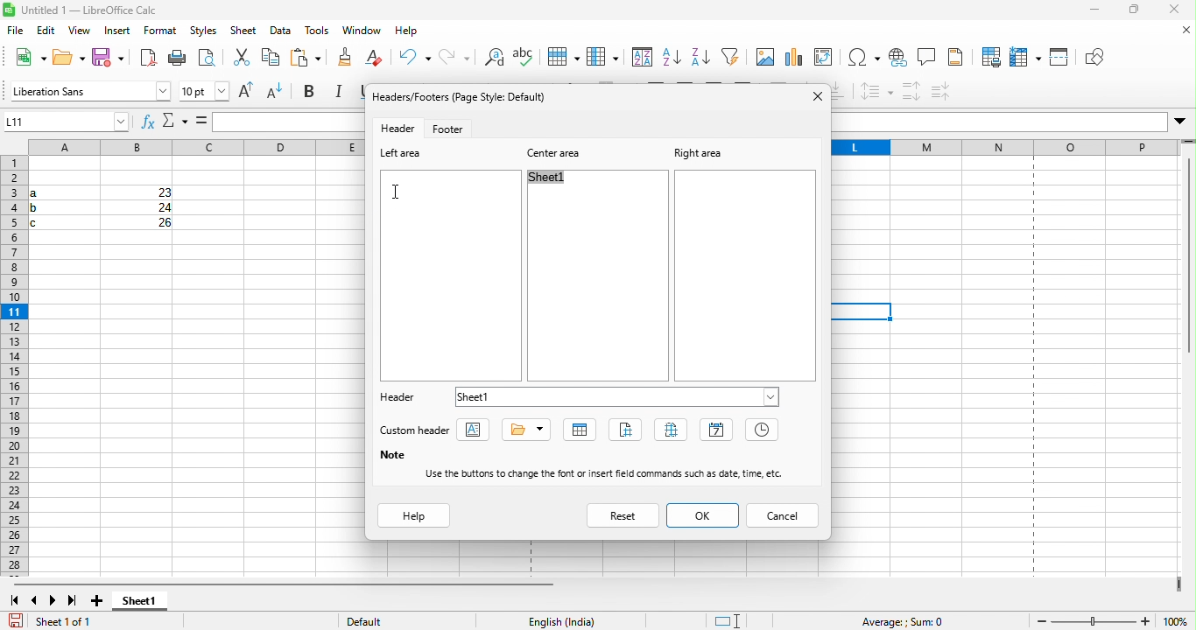 The image size is (1196, 630). Describe the element at coordinates (397, 399) in the screenshot. I see `header` at that location.